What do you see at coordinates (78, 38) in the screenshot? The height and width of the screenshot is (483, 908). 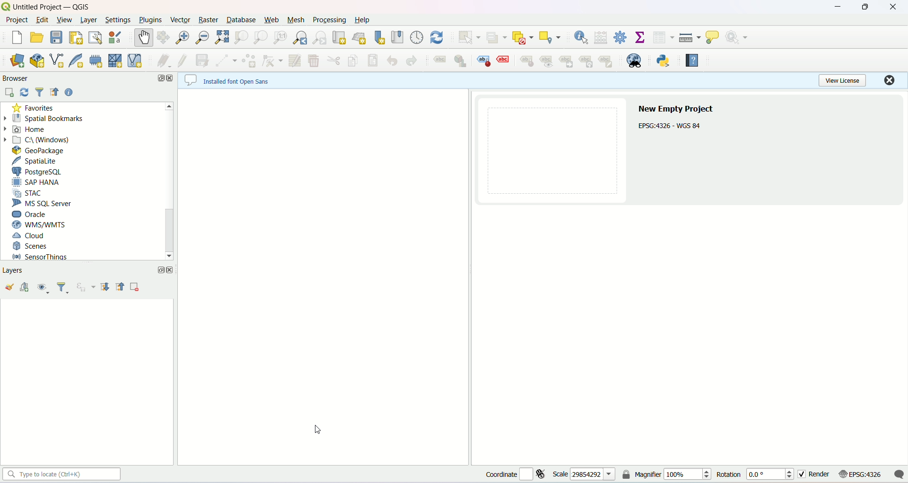 I see `print layout` at bounding box center [78, 38].